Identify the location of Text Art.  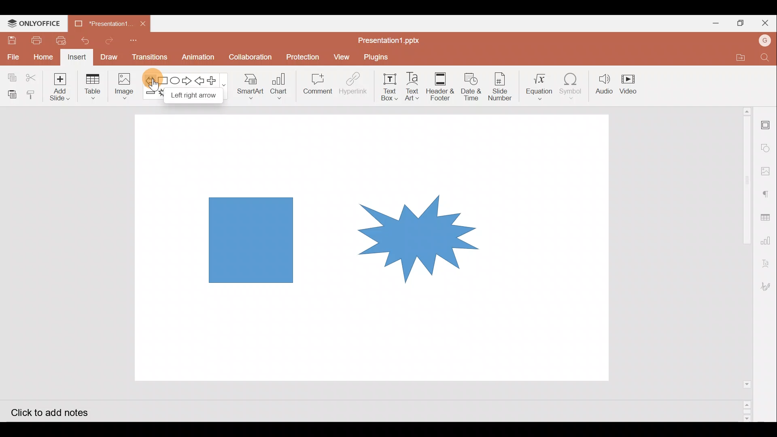
(414, 87).